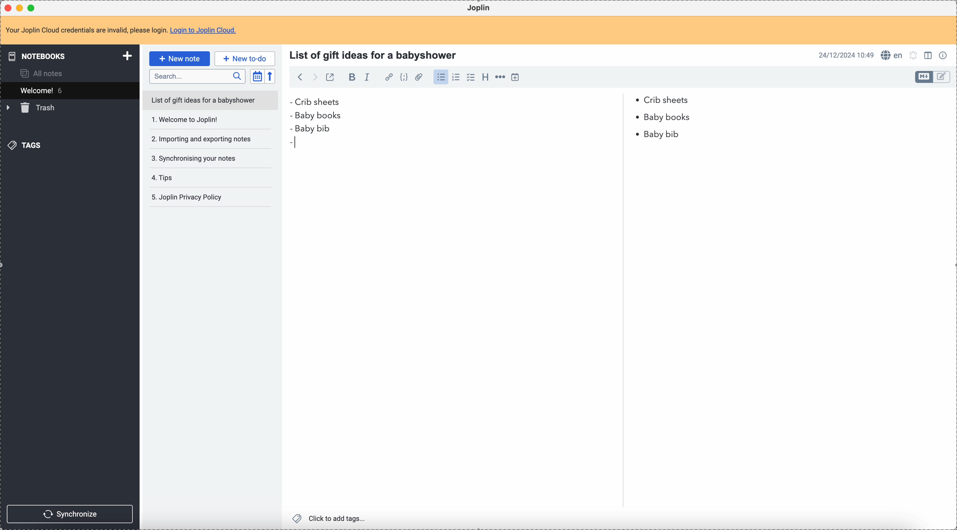 This screenshot has width=957, height=530. I want to click on minimize Joplin, so click(21, 8).